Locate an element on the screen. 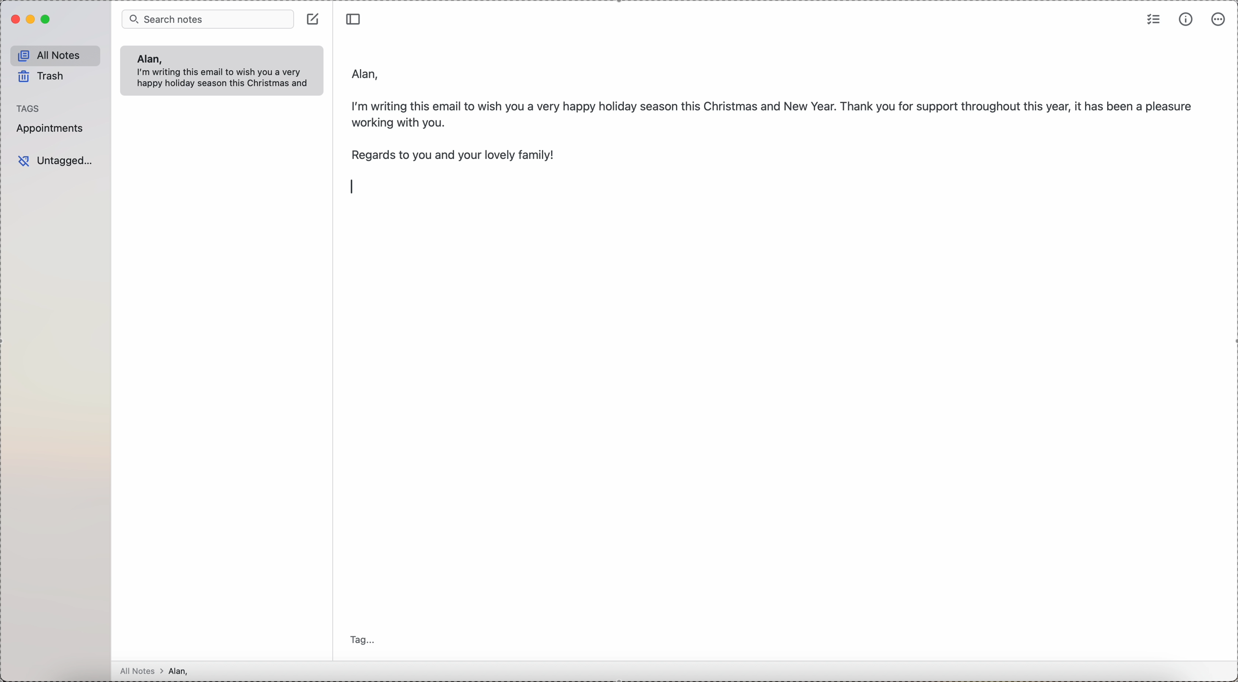  metrics is located at coordinates (1186, 20).